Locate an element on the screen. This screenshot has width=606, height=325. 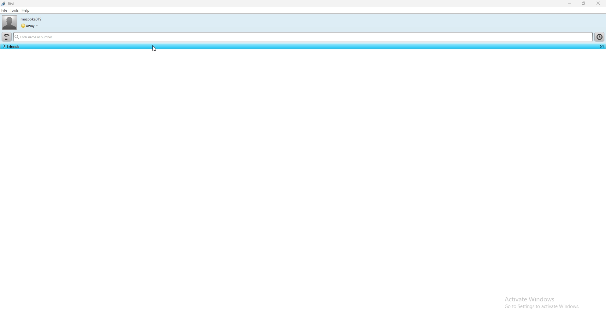
dialpad is located at coordinates (6, 37).